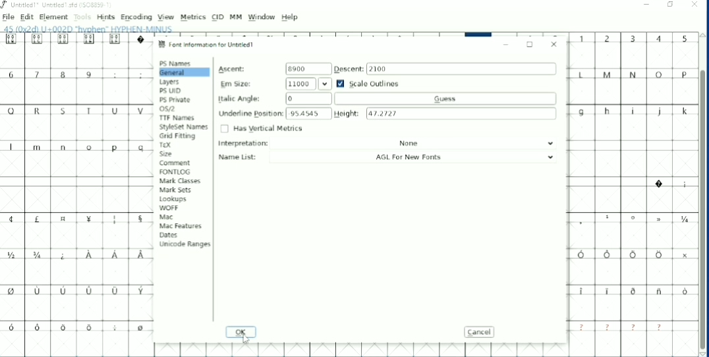 This screenshot has height=357, width=709. What do you see at coordinates (166, 145) in the screenshot?
I see `TEX` at bounding box center [166, 145].